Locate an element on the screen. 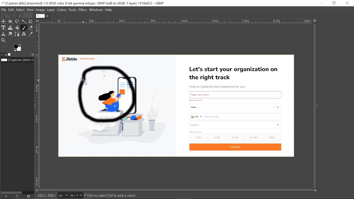 The height and width of the screenshot is (199, 354). Access this image menu is located at coordinates (38, 21).